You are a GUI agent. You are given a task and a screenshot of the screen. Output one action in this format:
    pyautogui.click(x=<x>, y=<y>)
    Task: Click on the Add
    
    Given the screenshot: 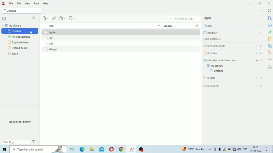 What is the action you would take?
    pyautogui.click(x=256, y=46)
    